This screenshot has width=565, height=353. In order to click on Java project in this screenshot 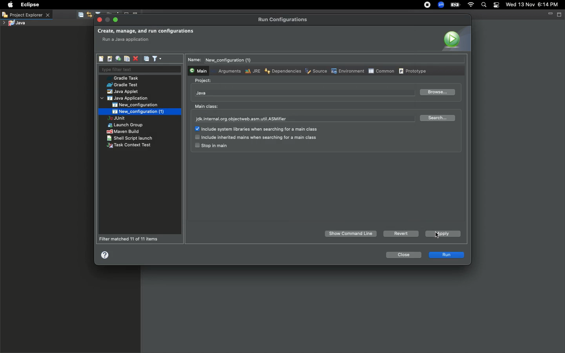, I will do `click(14, 24)`.